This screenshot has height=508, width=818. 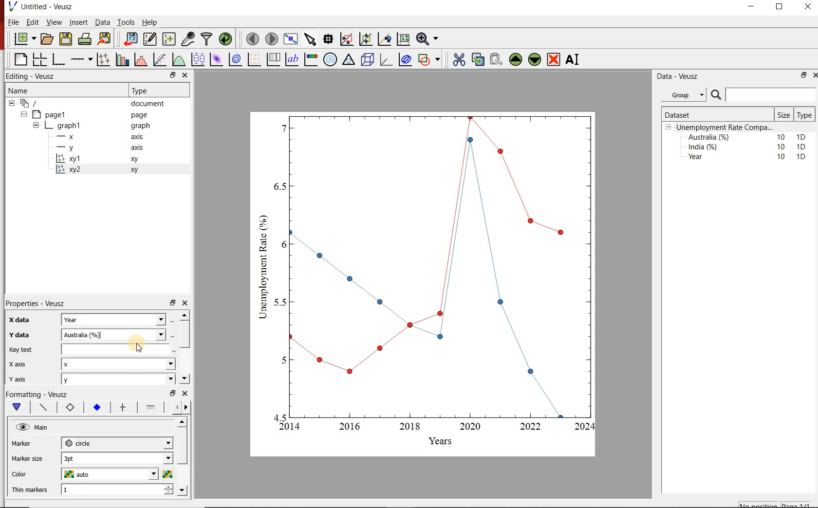 I want to click on graph chart, so click(x=424, y=284).